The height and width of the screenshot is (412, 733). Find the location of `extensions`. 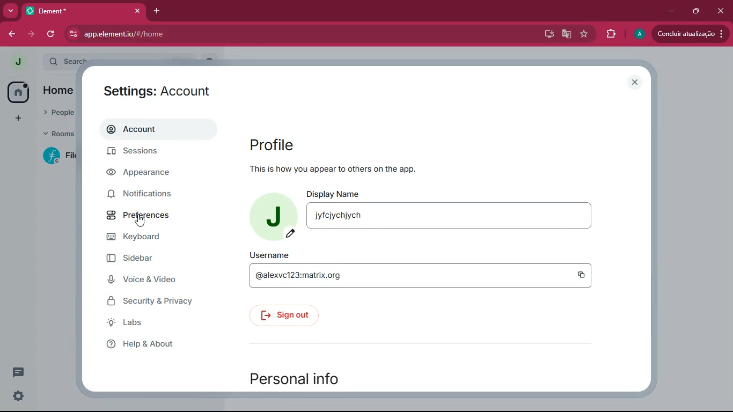

extensions is located at coordinates (609, 34).